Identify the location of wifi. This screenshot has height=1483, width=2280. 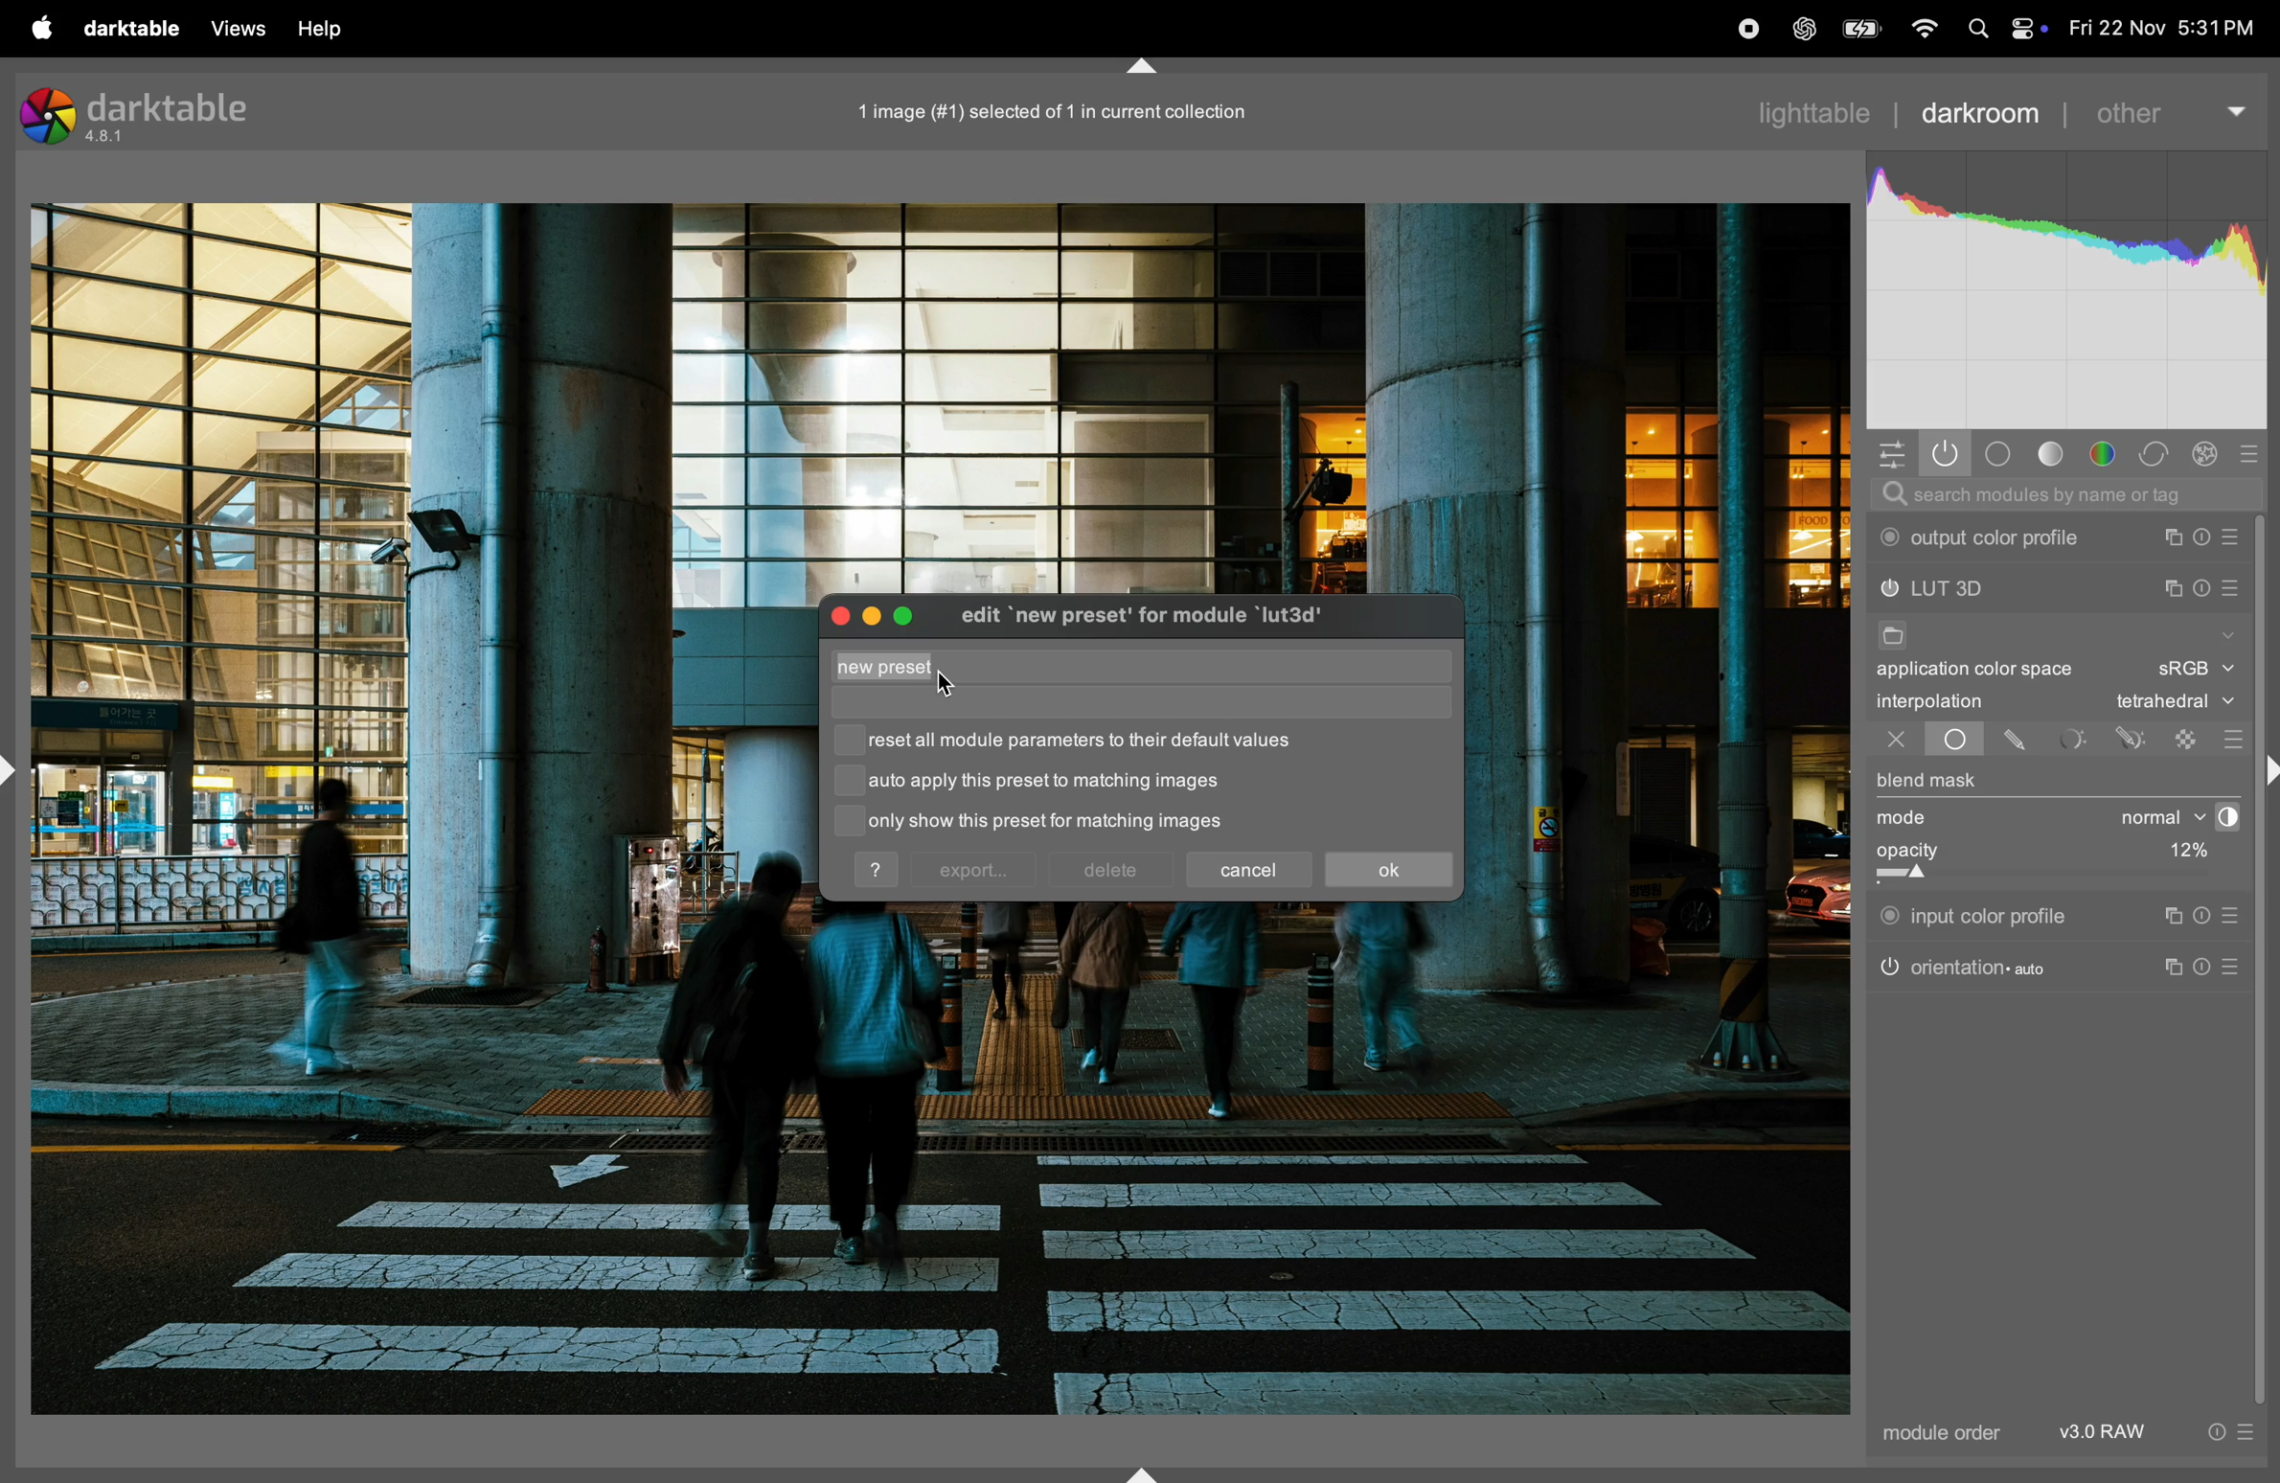
(1922, 31).